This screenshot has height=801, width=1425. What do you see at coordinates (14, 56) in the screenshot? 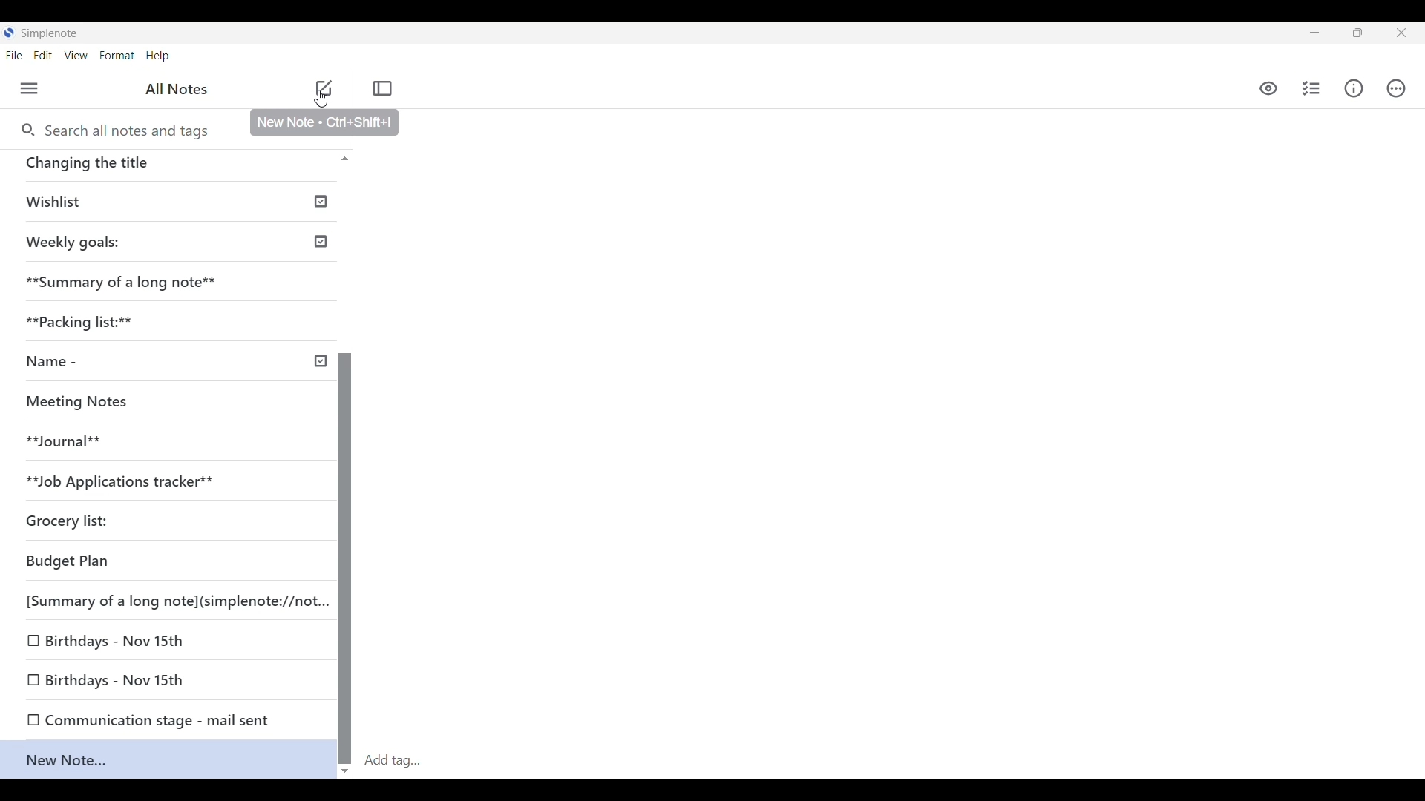
I see `File menu` at bounding box center [14, 56].